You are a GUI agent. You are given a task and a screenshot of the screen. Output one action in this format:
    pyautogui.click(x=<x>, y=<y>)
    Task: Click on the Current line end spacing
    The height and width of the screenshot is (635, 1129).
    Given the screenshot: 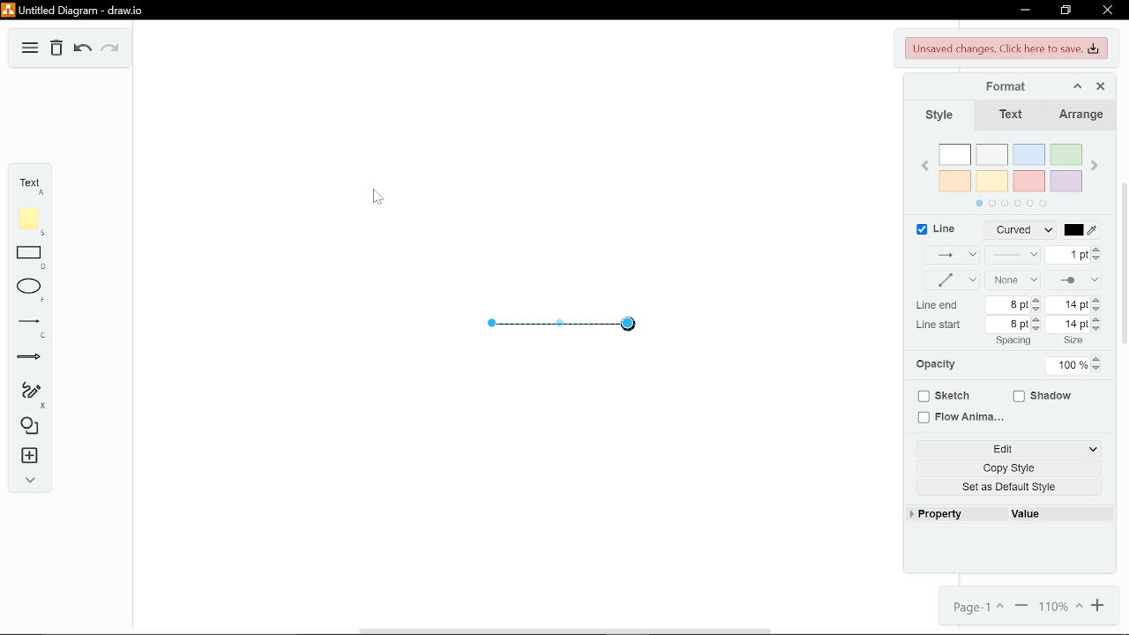 What is the action you would take?
    pyautogui.click(x=1006, y=305)
    